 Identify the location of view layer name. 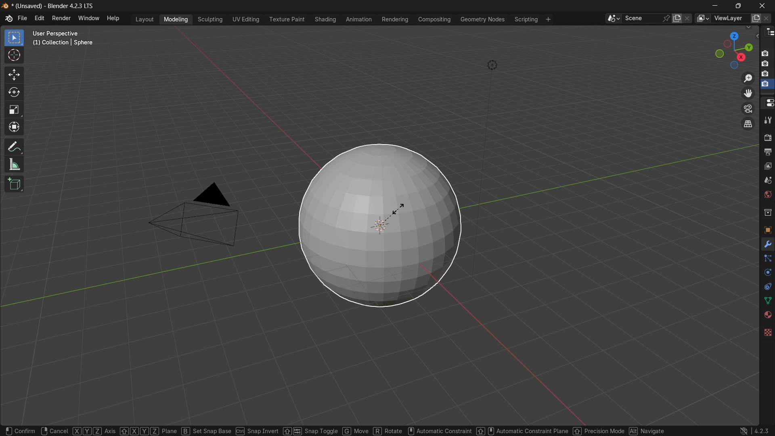
(731, 19).